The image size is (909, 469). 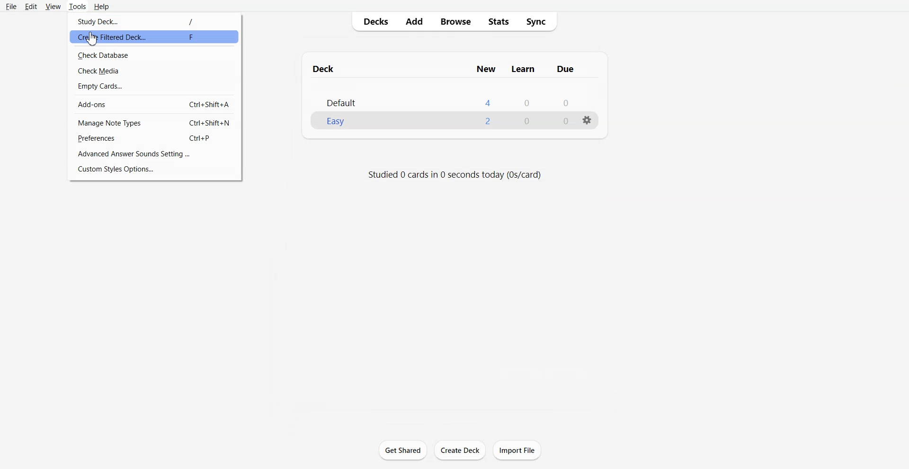 What do you see at coordinates (456, 22) in the screenshot?
I see `Browse` at bounding box center [456, 22].